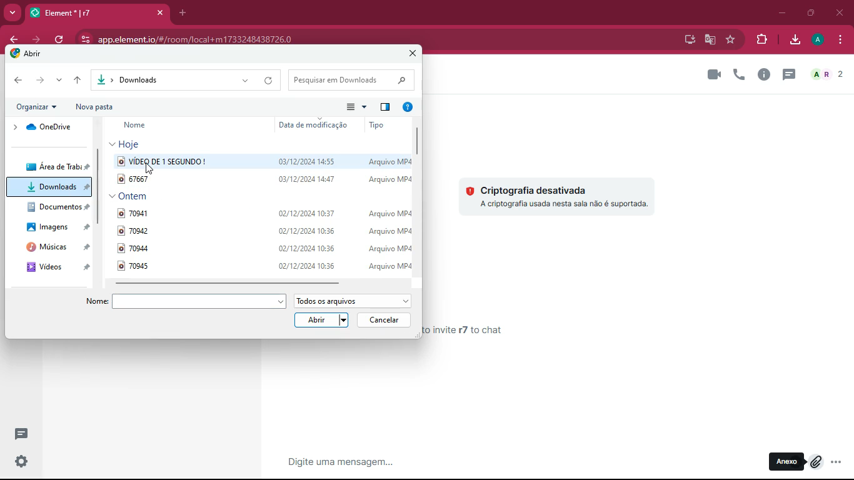 The image size is (854, 480). What do you see at coordinates (786, 75) in the screenshot?
I see `new message` at bounding box center [786, 75].